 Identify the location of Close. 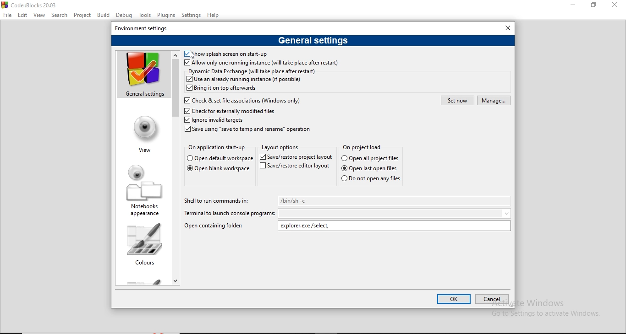
(615, 5).